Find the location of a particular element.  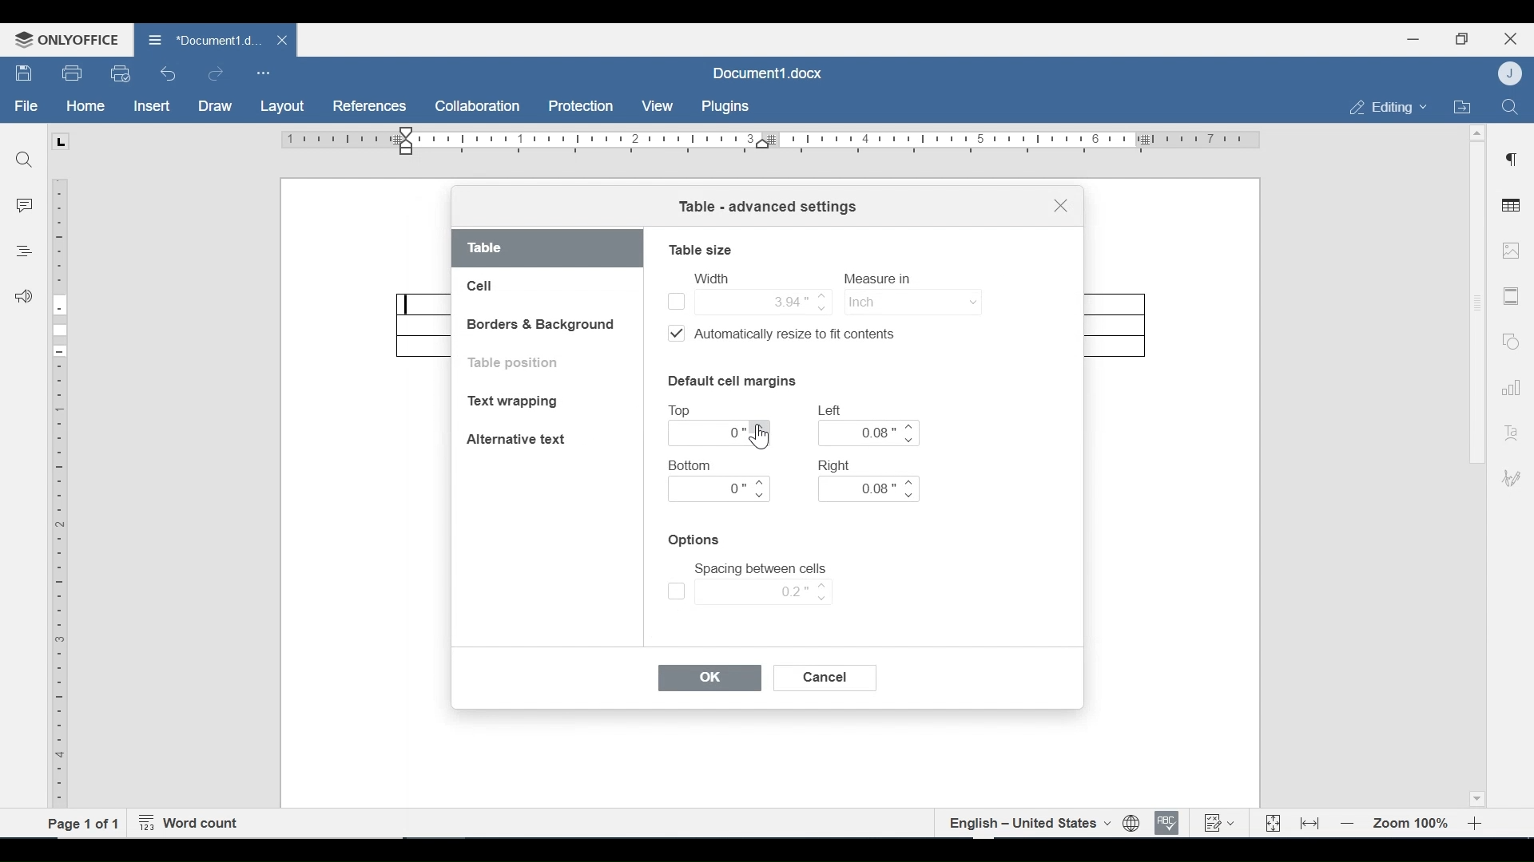

Headings is located at coordinates (23, 249).